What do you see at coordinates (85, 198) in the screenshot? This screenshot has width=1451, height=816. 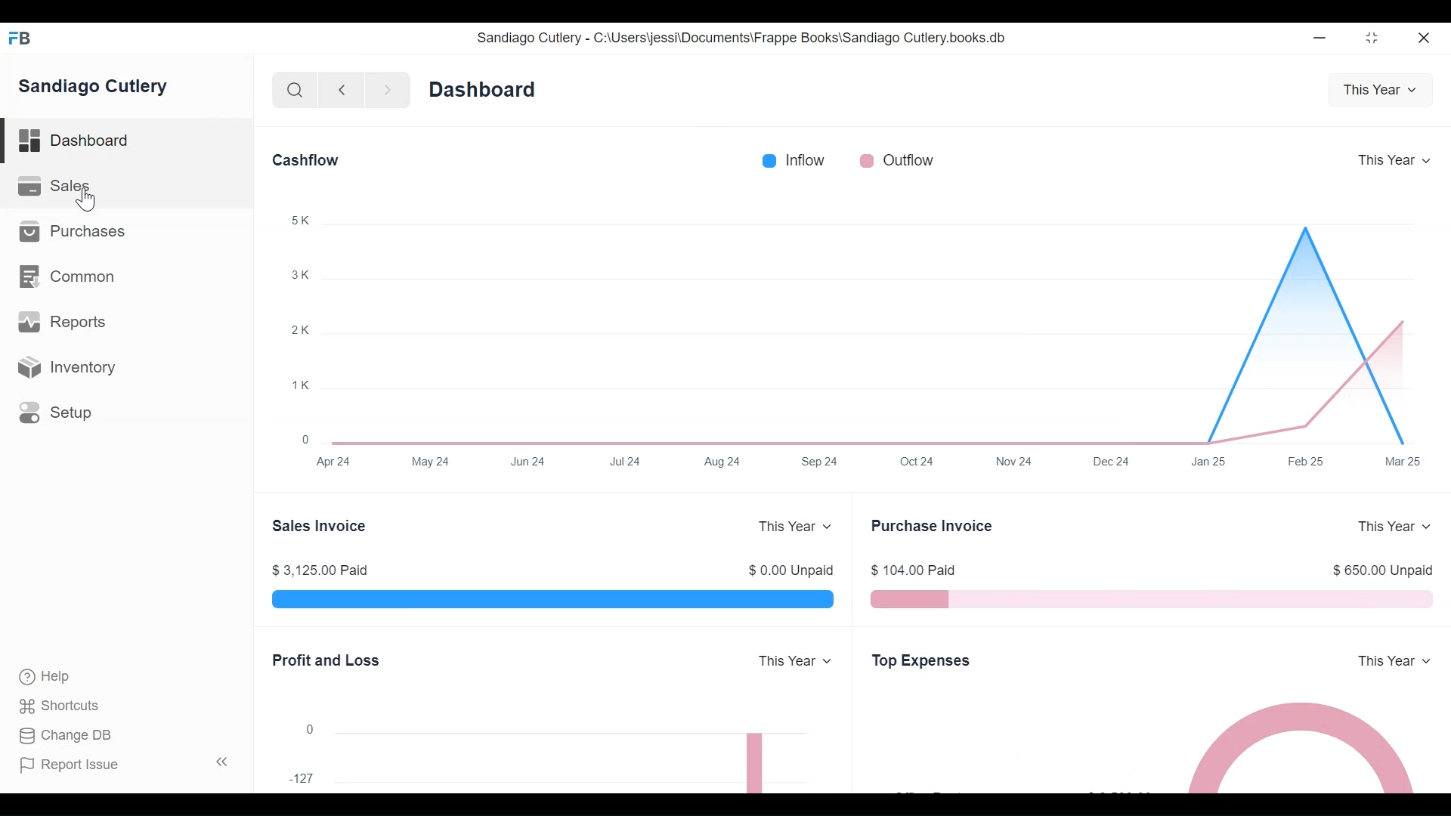 I see `Cursor` at bounding box center [85, 198].